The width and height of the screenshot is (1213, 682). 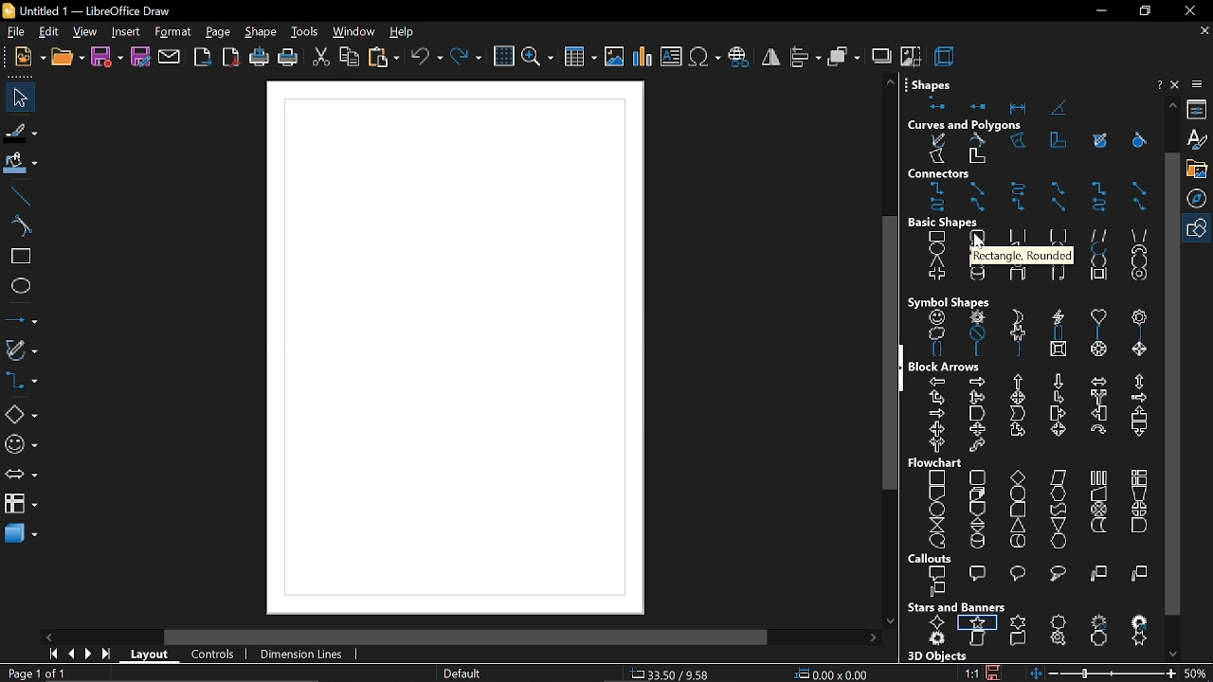 I want to click on 3D objects, so click(x=935, y=656).